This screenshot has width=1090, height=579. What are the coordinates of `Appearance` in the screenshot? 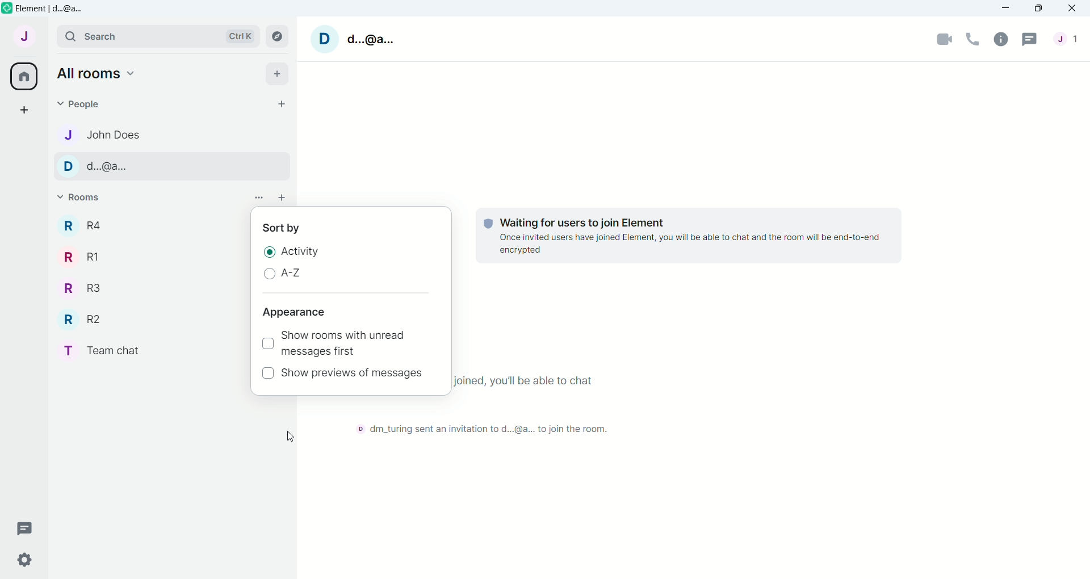 It's located at (295, 312).